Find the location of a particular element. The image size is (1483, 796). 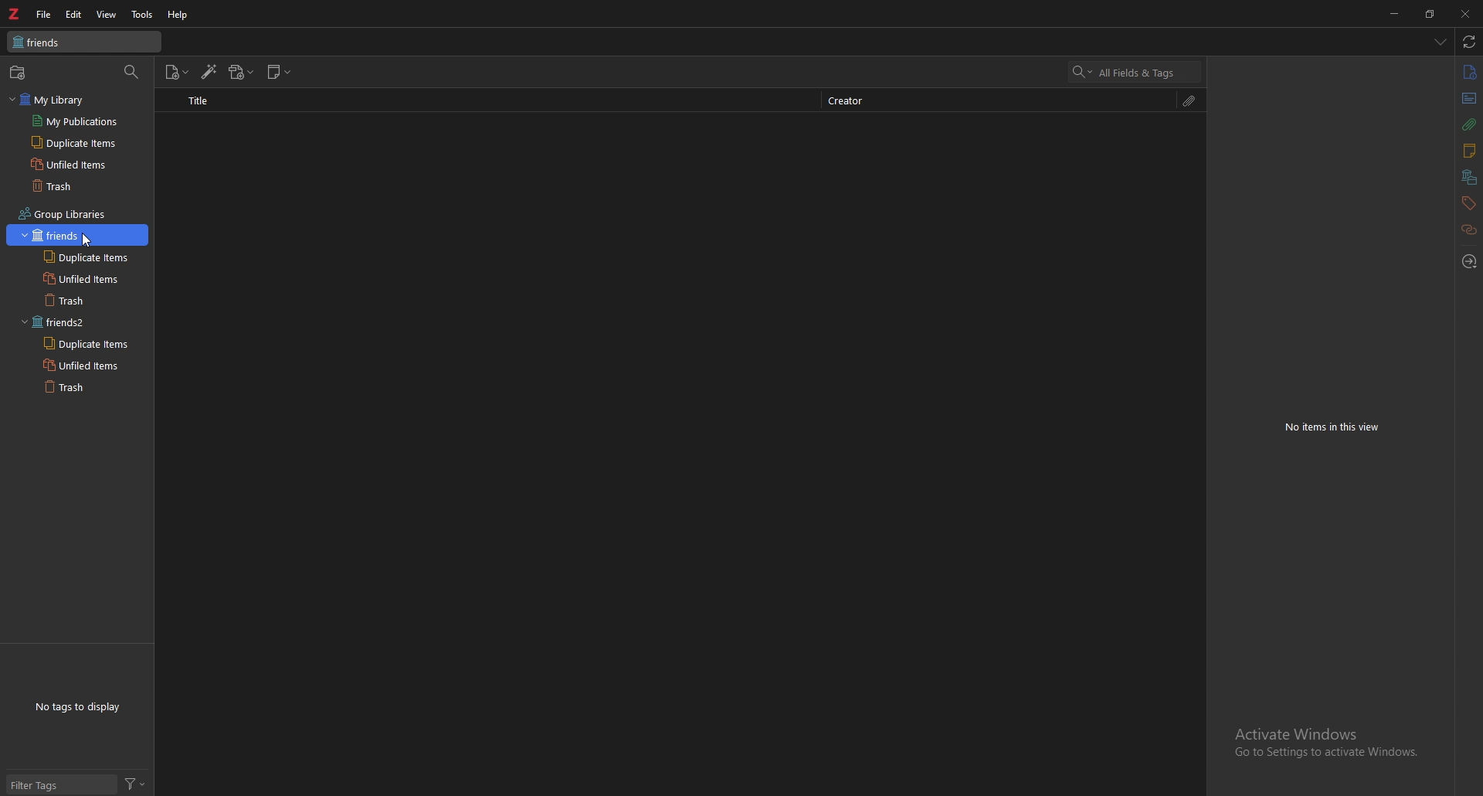

trash is located at coordinates (88, 386).